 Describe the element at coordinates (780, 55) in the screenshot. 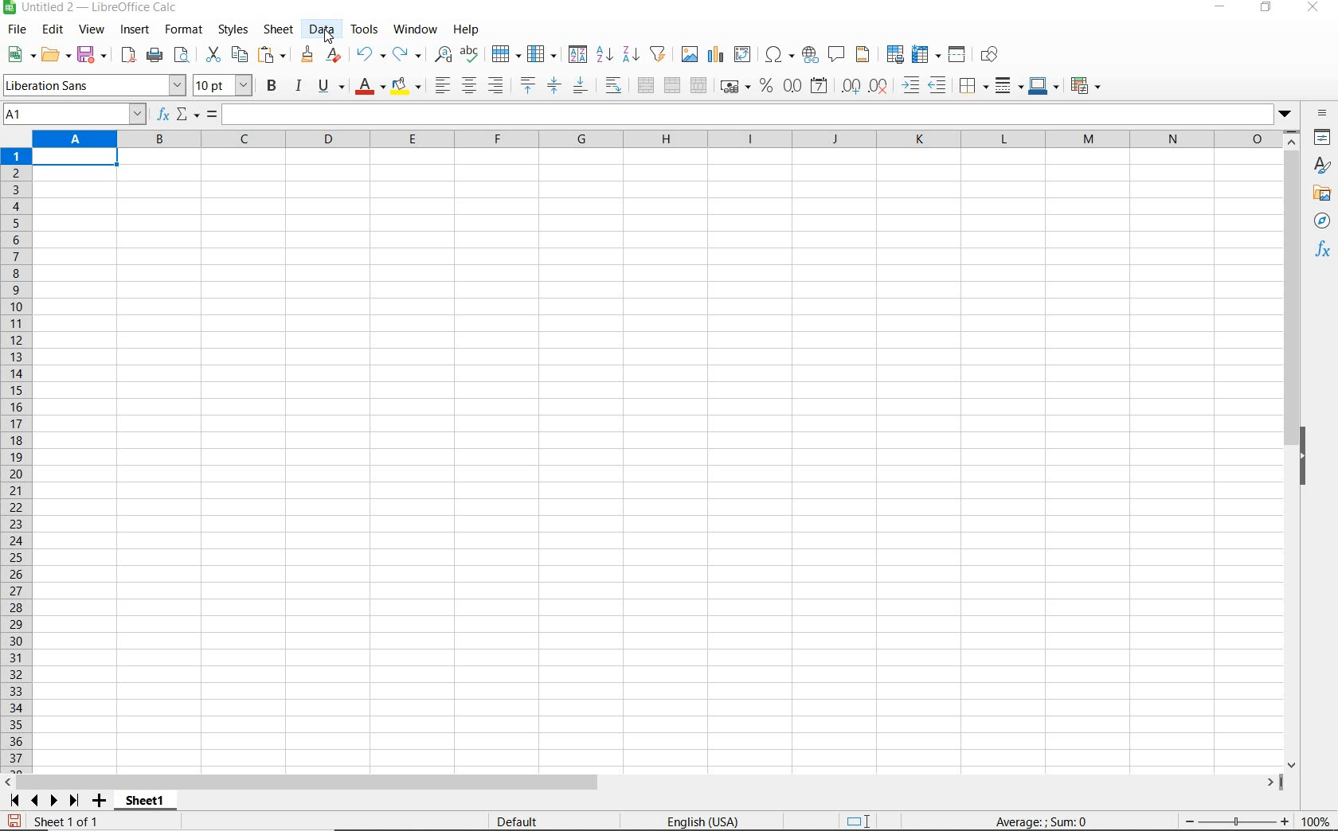

I see `insert special characters` at that location.